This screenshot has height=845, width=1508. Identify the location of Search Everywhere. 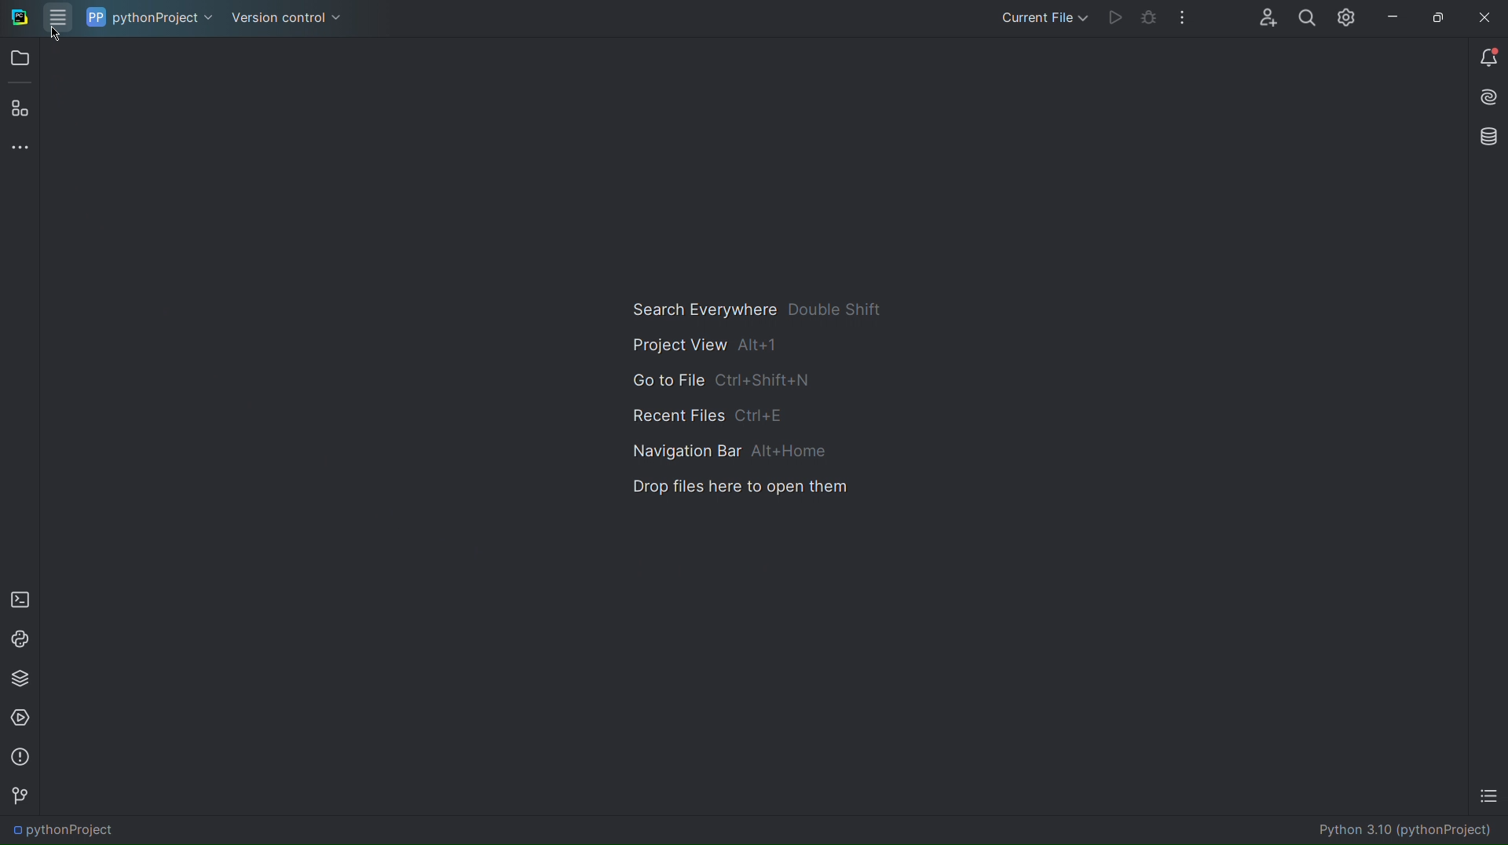
(755, 308).